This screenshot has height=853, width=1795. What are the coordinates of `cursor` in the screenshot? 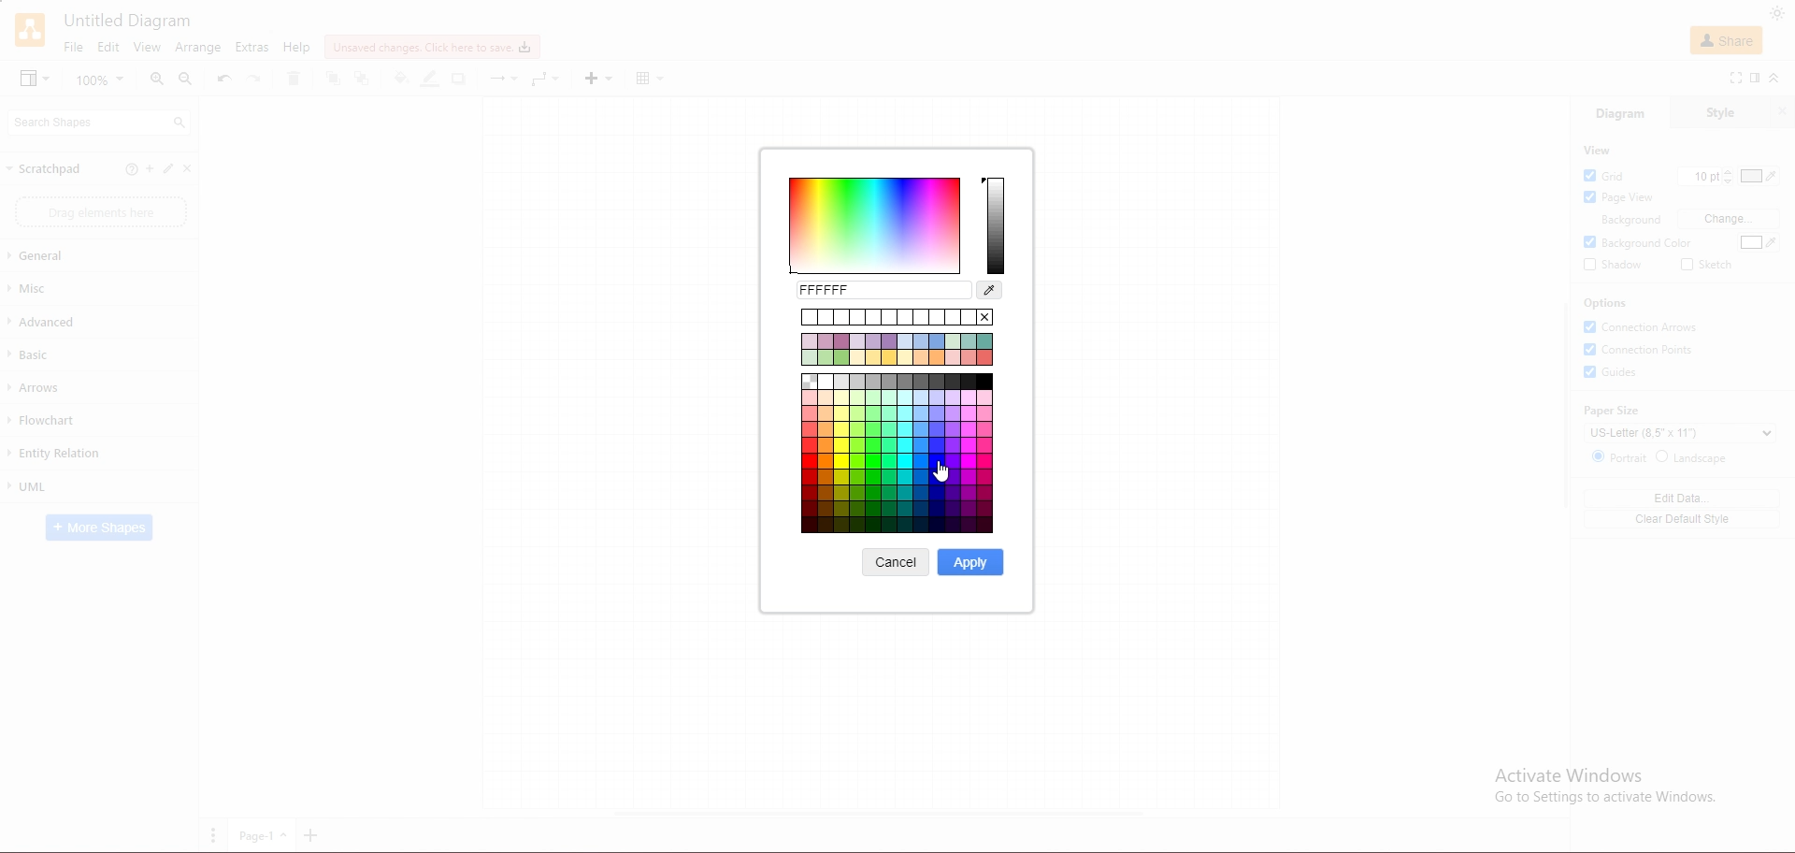 It's located at (941, 471).